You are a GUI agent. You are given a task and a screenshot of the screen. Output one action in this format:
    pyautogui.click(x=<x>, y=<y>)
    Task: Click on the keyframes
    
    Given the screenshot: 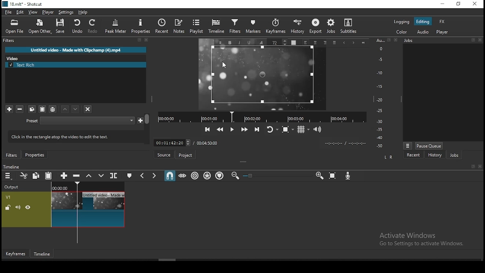 What is the action you would take?
    pyautogui.click(x=16, y=254)
    